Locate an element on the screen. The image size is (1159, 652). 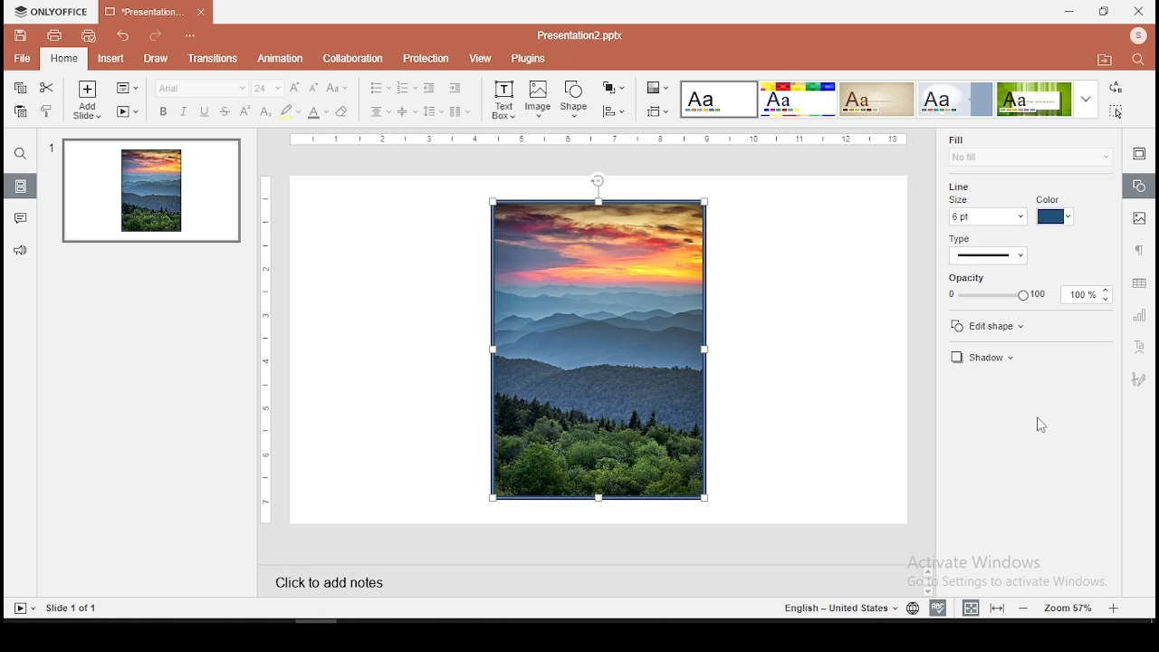
view is located at coordinates (482, 60).